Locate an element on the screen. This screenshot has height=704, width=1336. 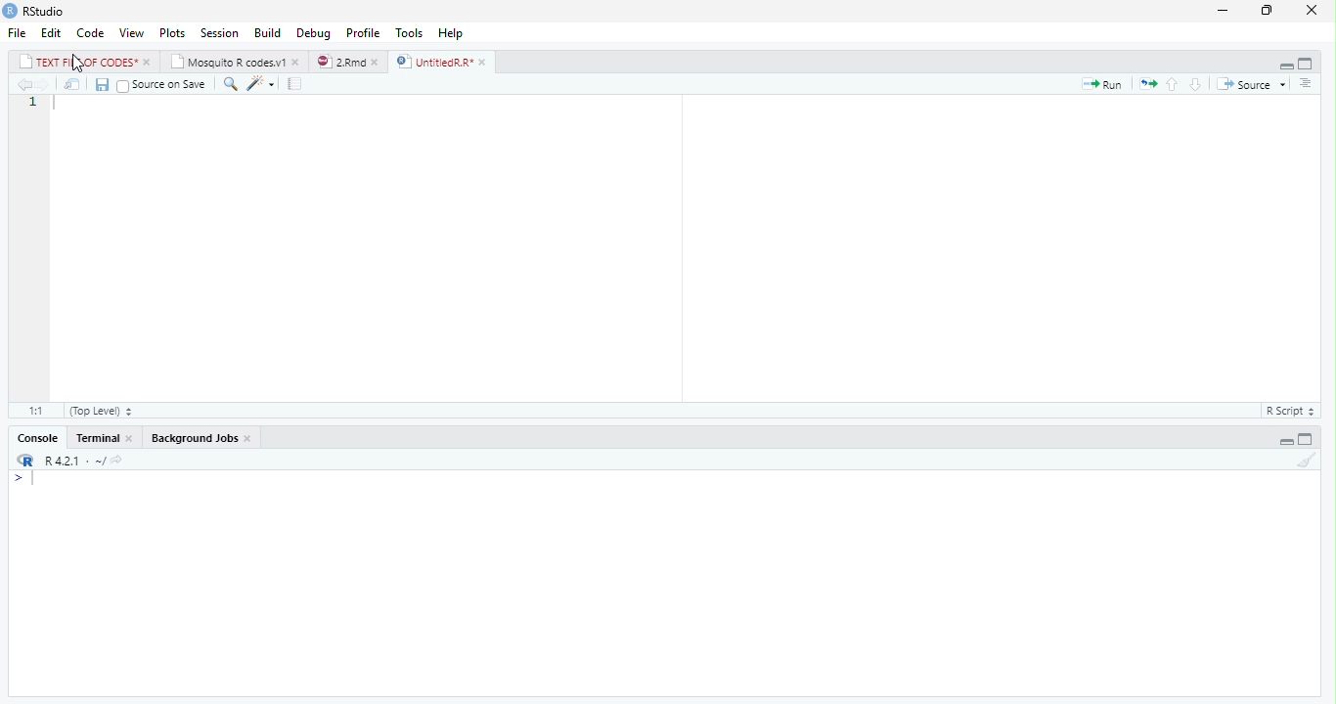
Outline is located at coordinates (1306, 84).